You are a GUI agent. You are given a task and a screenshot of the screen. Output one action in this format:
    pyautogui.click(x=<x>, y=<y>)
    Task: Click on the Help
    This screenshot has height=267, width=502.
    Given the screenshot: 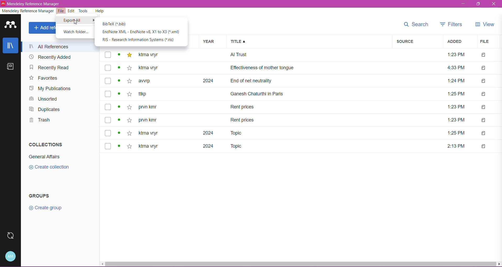 What is the action you would take?
    pyautogui.click(x=101, y=11)
    